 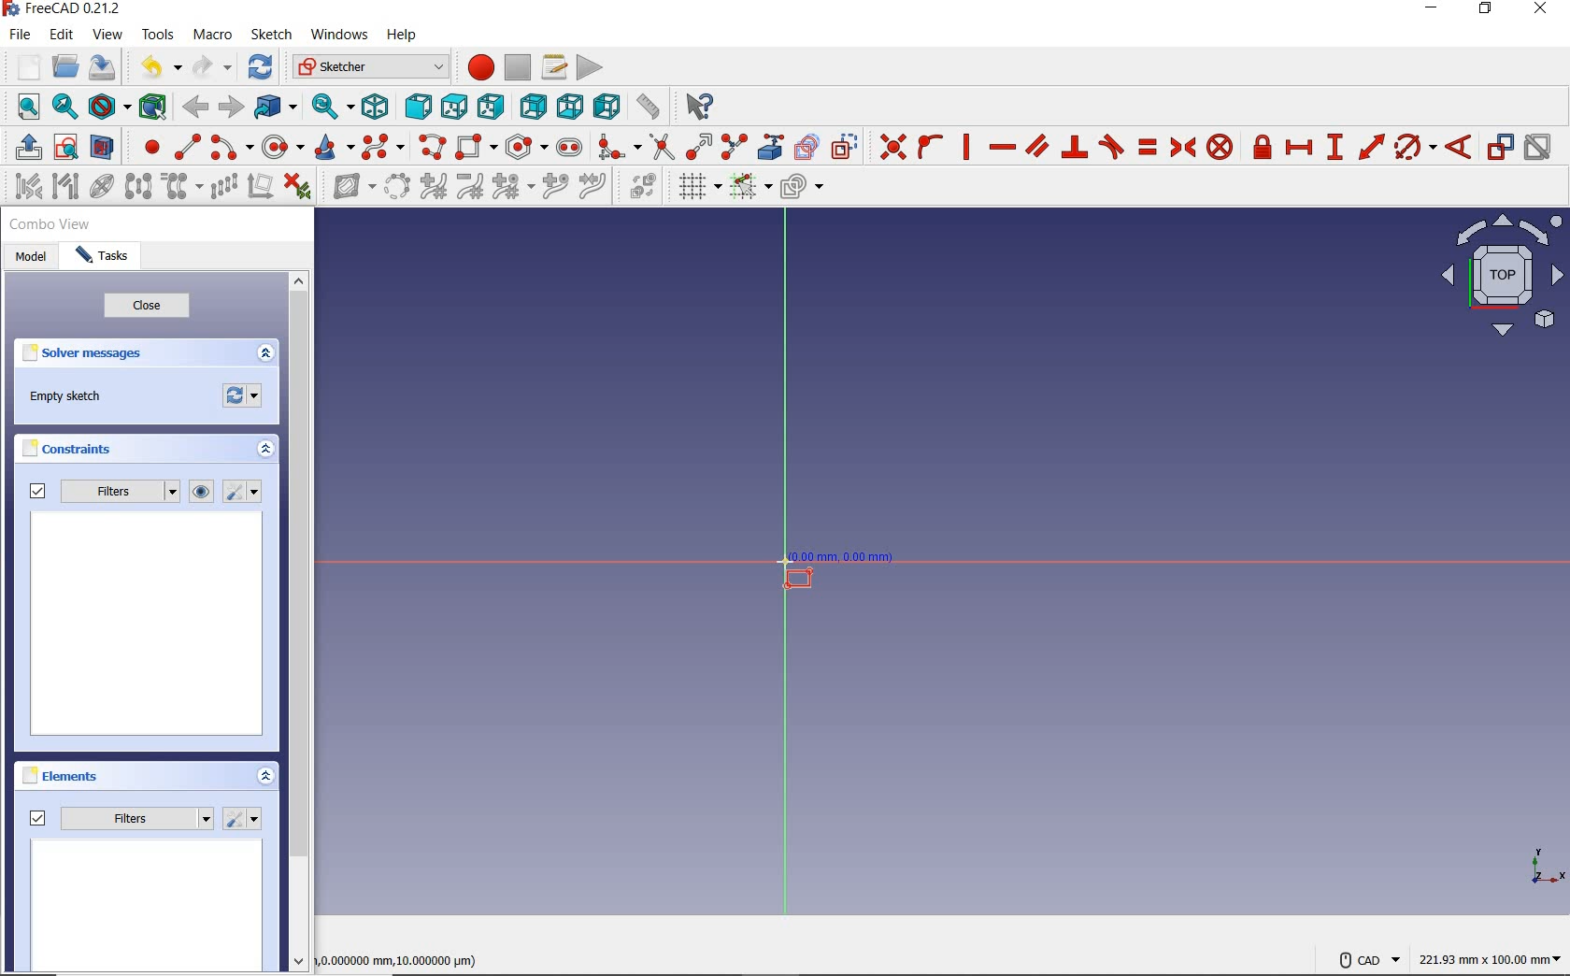 What do you see at coordinates (298, 188) in the screenshot?
I see `delete all constrains` at bounding box center [298, 188].